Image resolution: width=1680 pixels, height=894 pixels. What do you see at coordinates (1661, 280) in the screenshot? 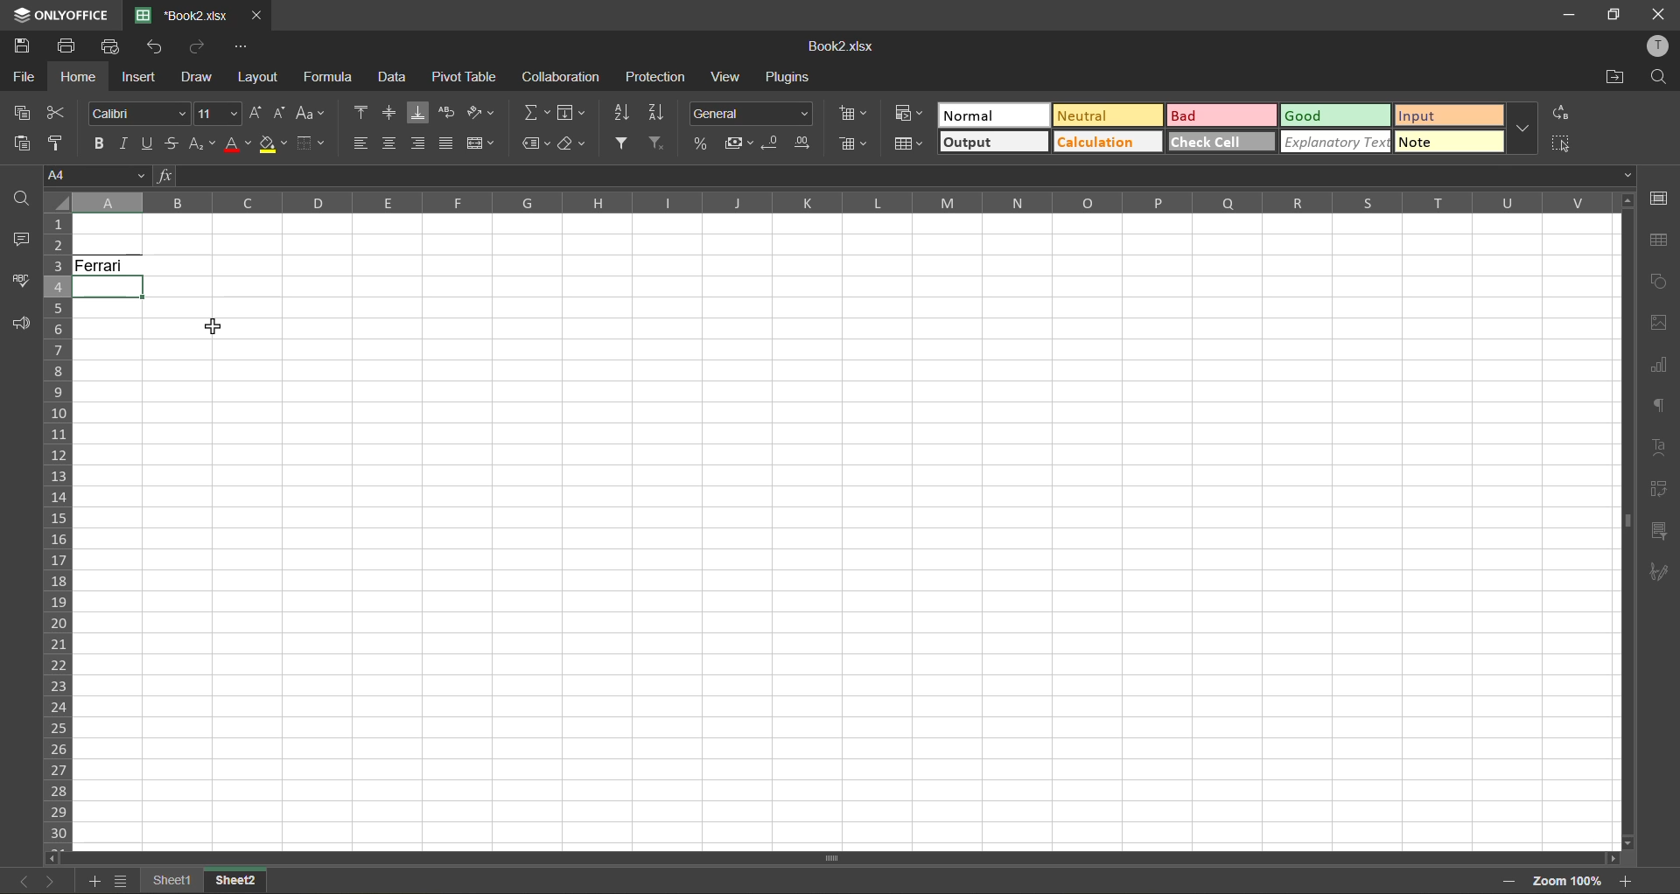
I see `shapes` at bounding box center [1661, 280].